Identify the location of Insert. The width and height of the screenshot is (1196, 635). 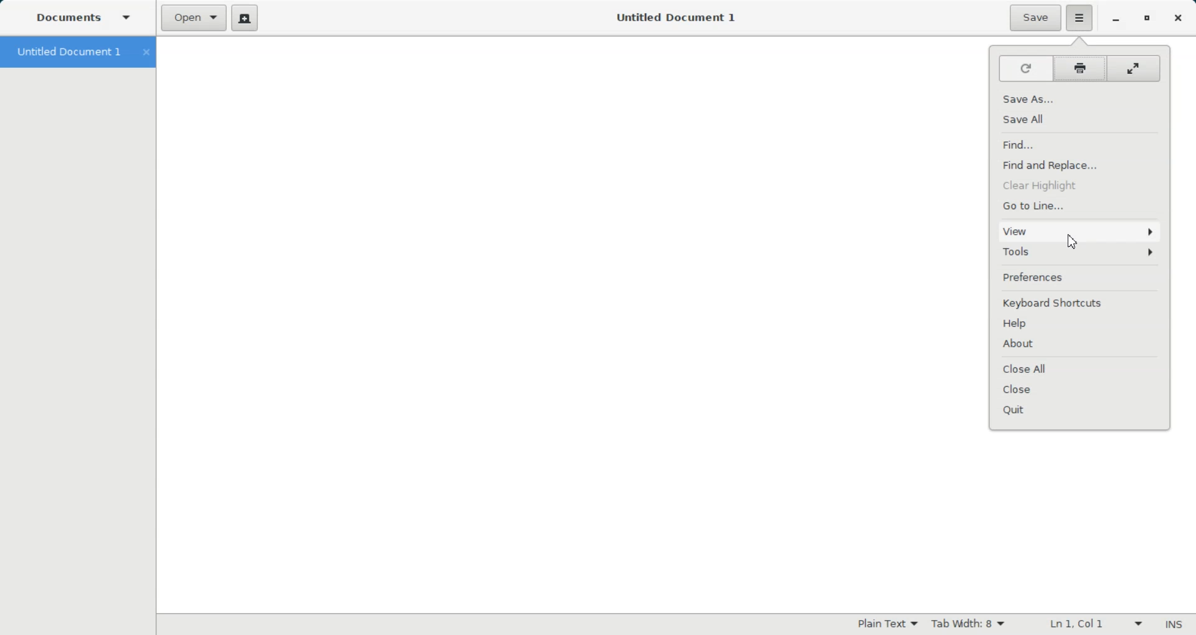
(1174, 624).